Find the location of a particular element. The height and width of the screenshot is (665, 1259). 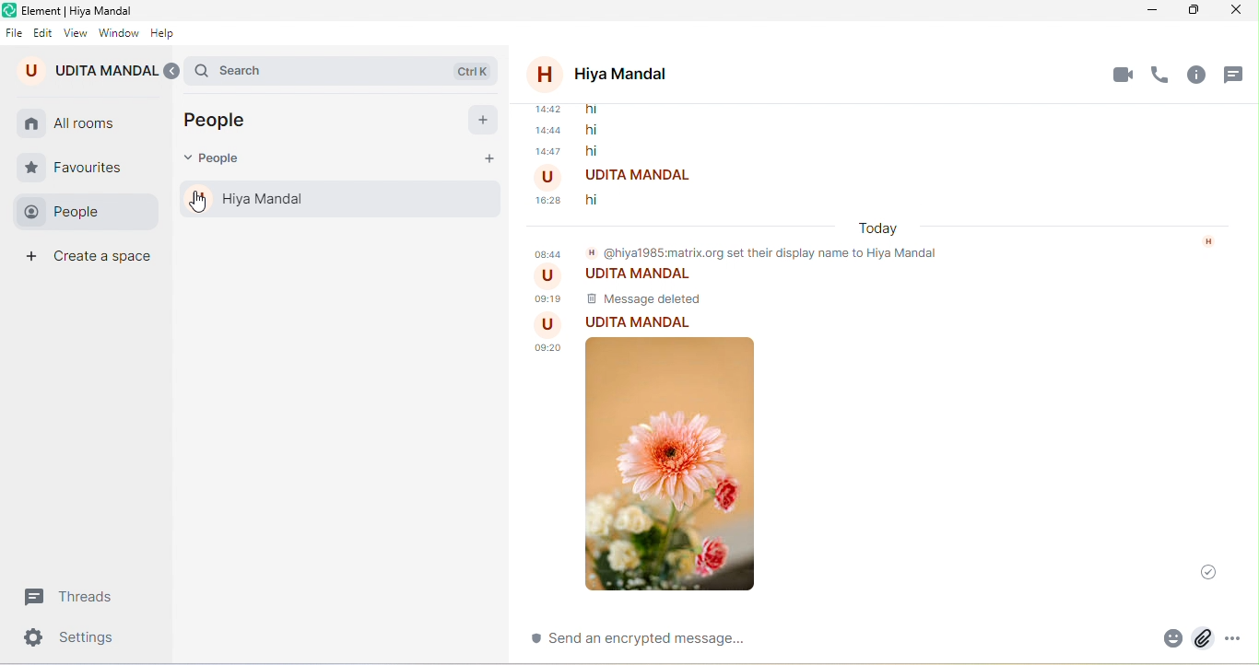

start chat is located at coordinates (481, 120).